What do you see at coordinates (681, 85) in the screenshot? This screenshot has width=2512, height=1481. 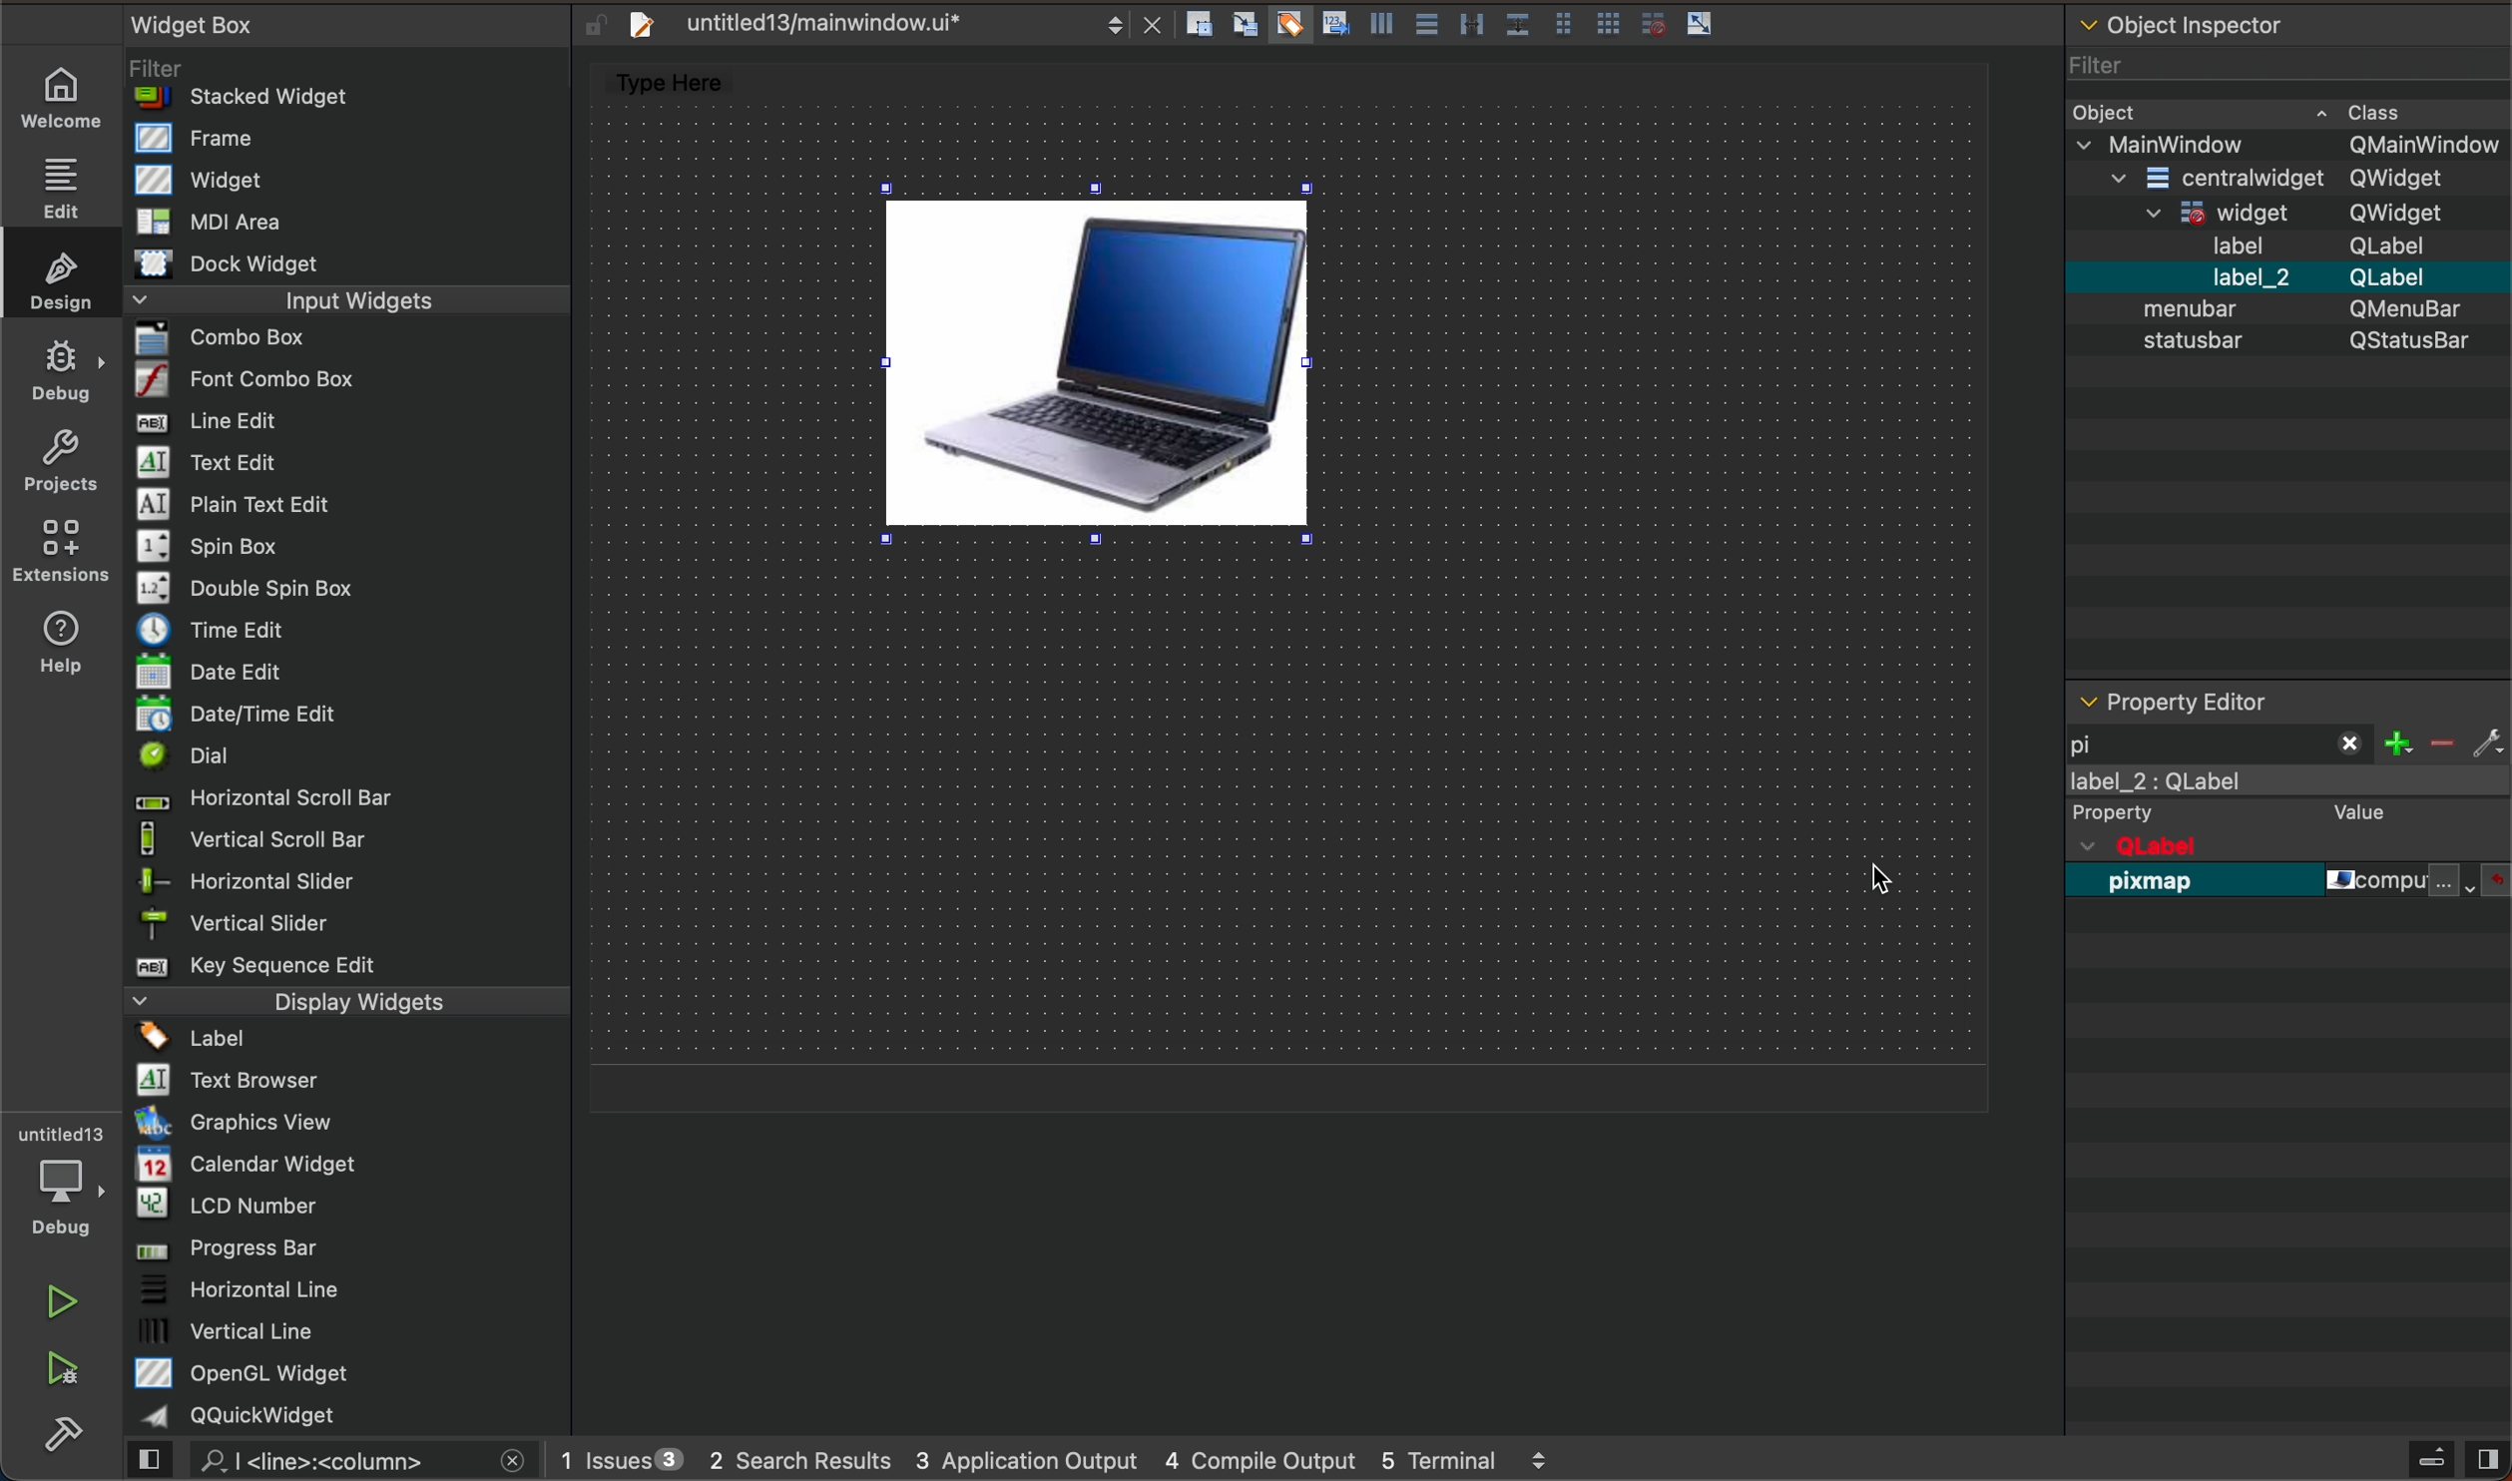 I see `type here` at bounding box center [681, 85].